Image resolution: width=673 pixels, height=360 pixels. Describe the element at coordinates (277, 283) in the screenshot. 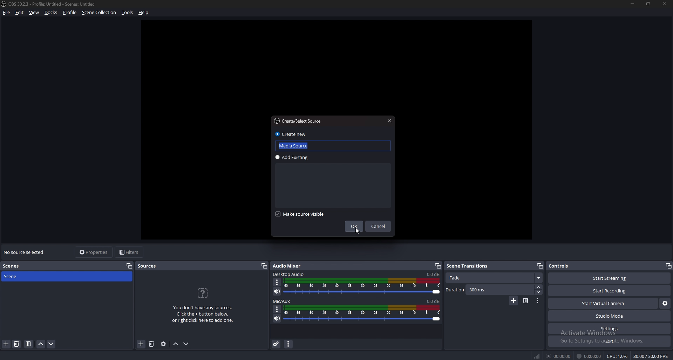

I see `Options` at that location.